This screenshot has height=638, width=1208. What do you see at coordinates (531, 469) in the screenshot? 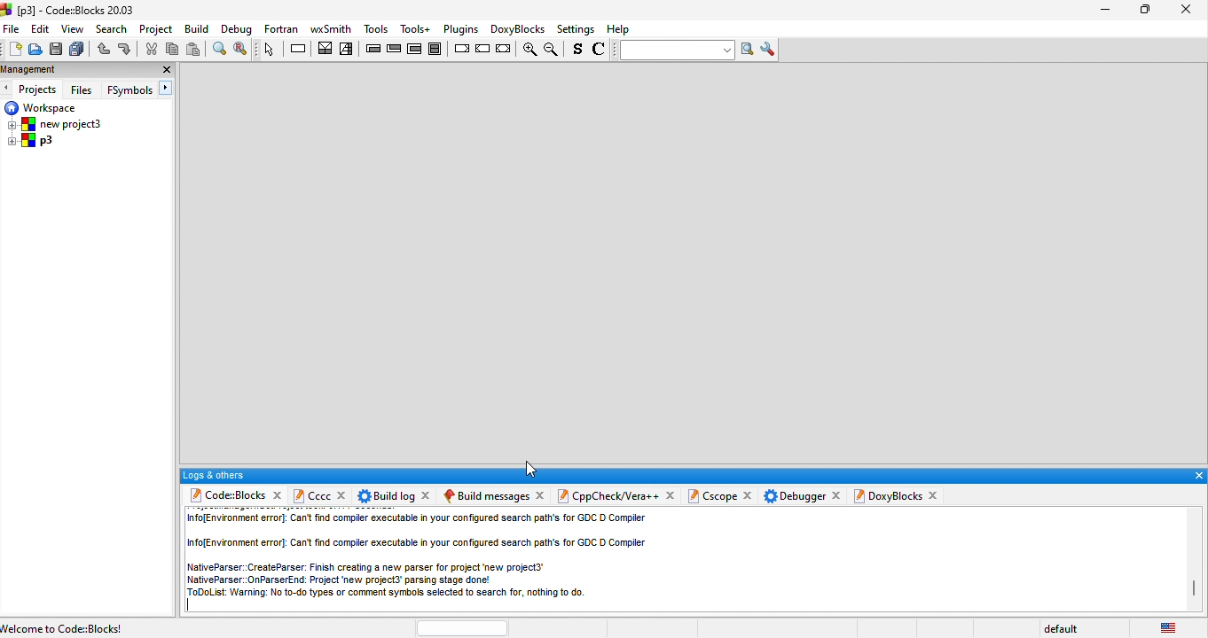
I see `cursor` at bounding box center [531, 469].